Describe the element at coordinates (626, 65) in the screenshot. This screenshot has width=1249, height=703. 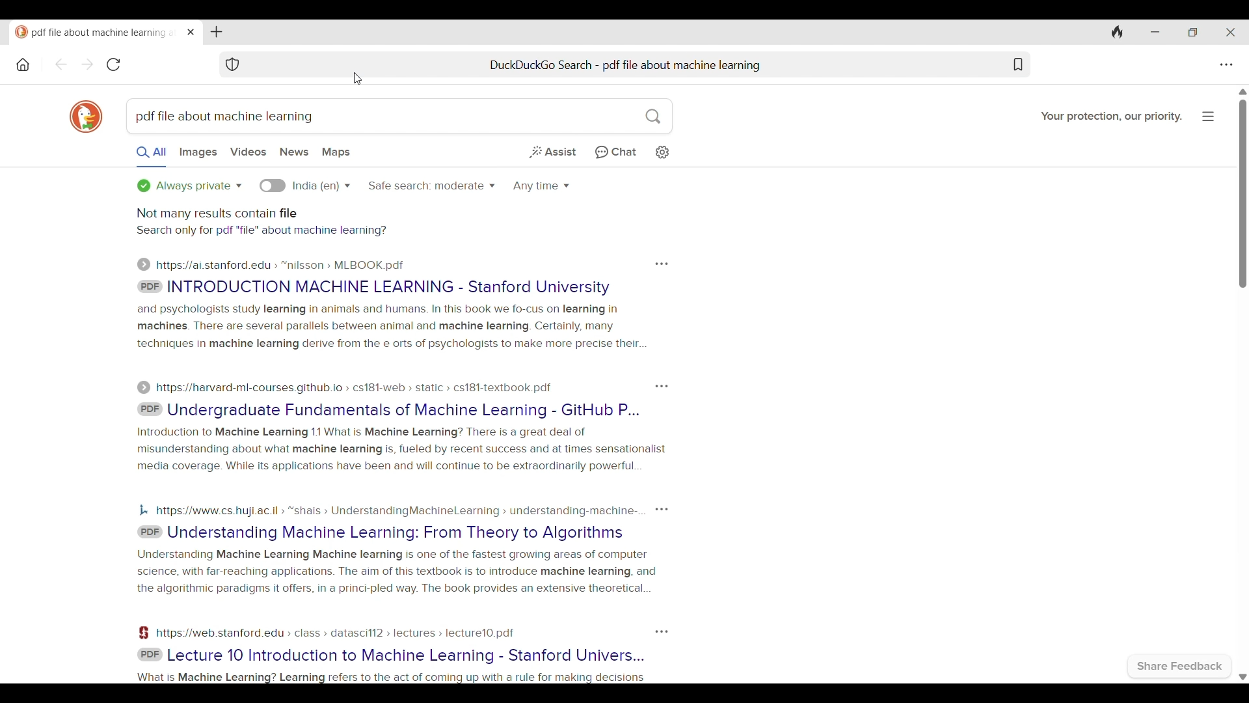
I see `DuckDuckGo Search - pdf file about machine learning` at that location.